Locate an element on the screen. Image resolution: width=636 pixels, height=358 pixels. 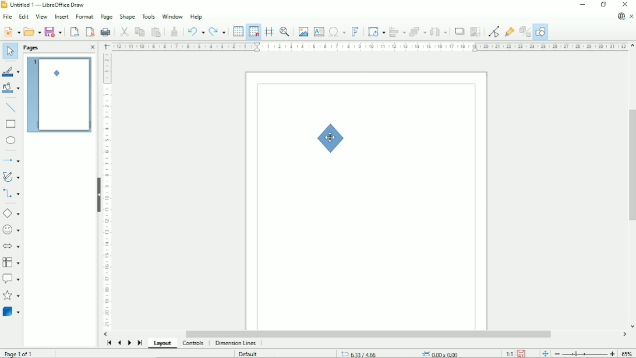
Update available is located at coordinates (620, 16).